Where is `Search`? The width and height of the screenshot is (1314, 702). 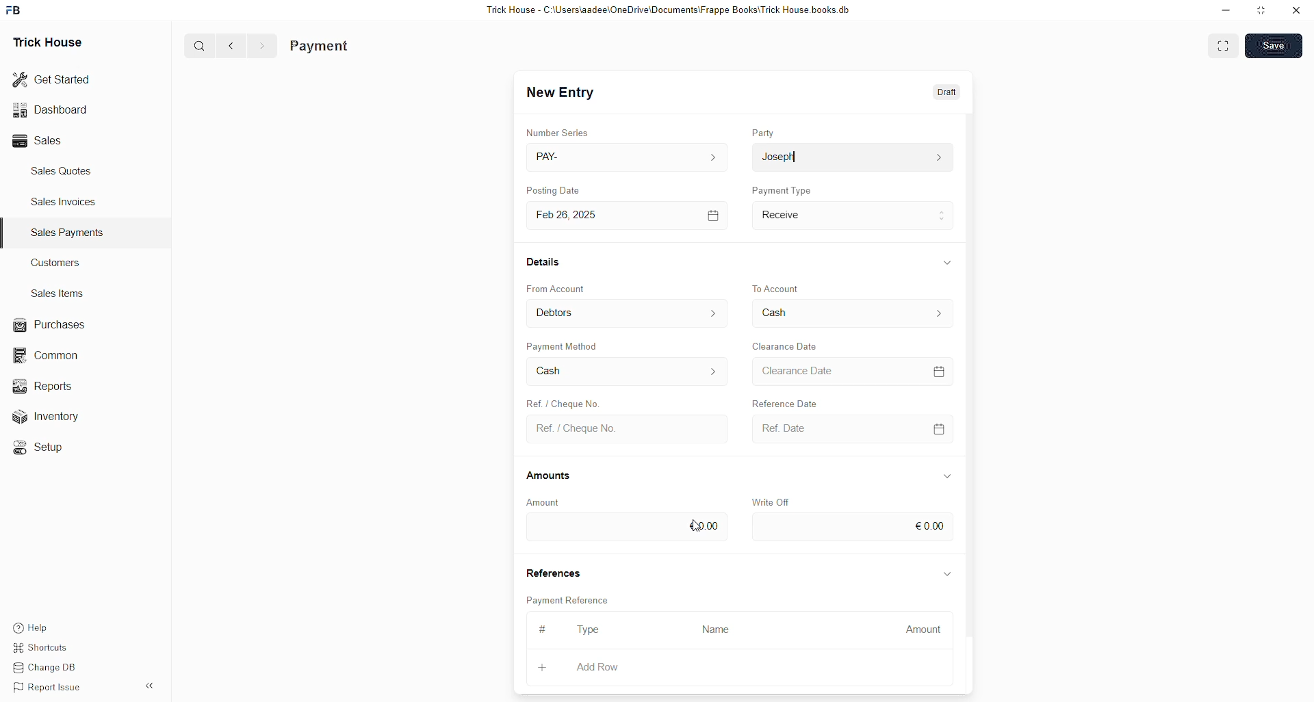
Search is located at coordinates (199, 45).